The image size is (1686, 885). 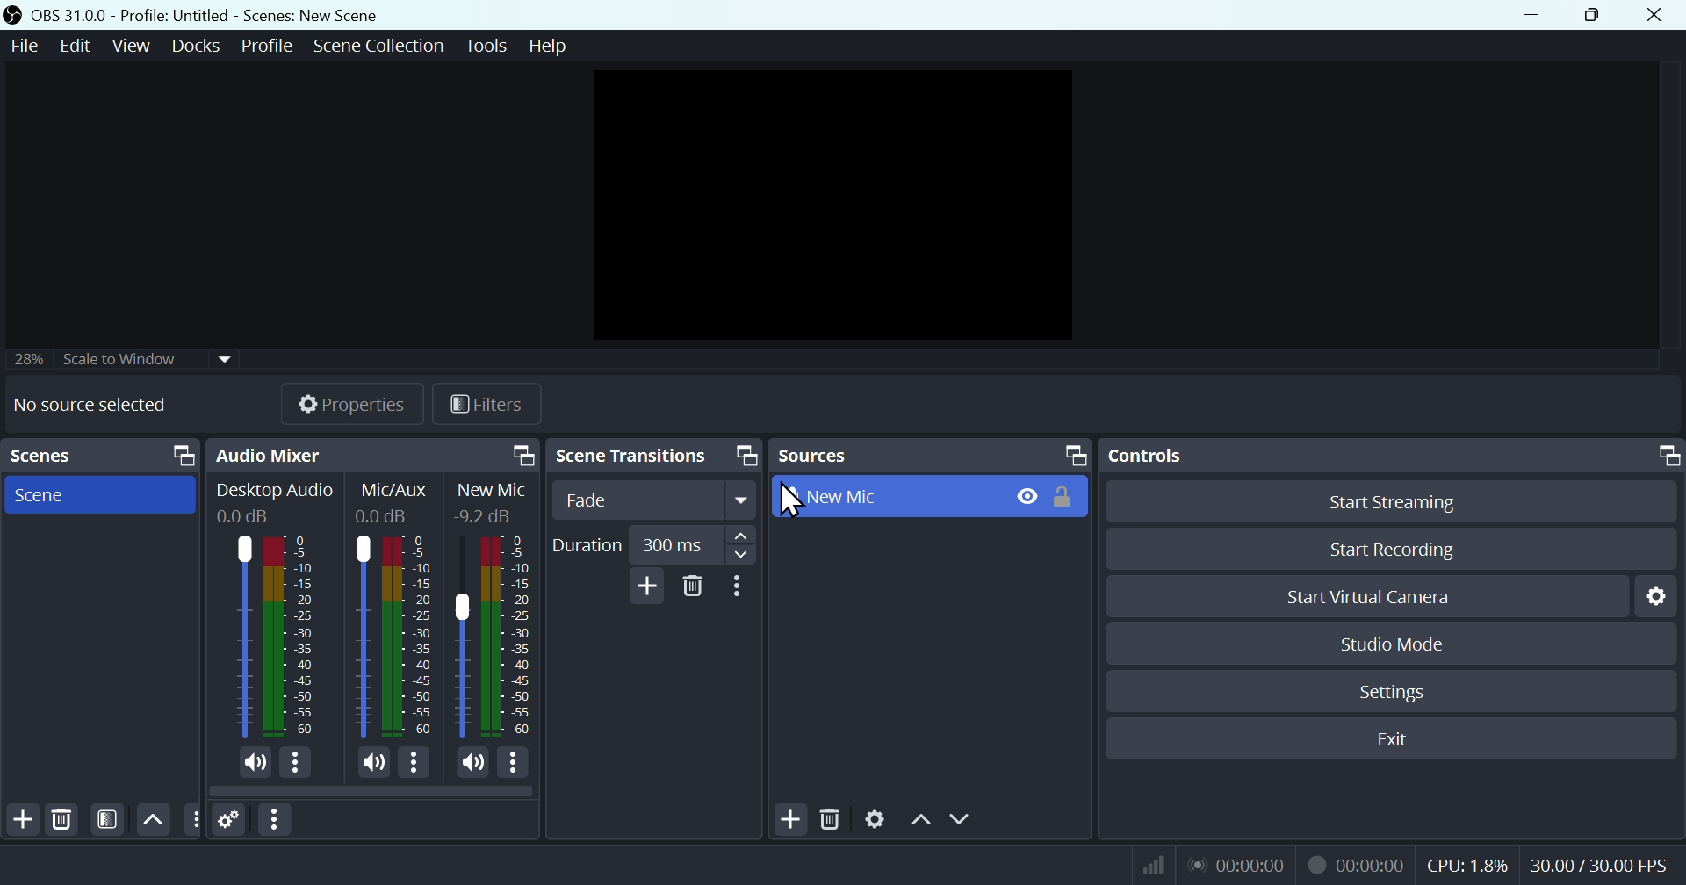 I want to click on Frame Per Second, so click(x=1600, y=866).